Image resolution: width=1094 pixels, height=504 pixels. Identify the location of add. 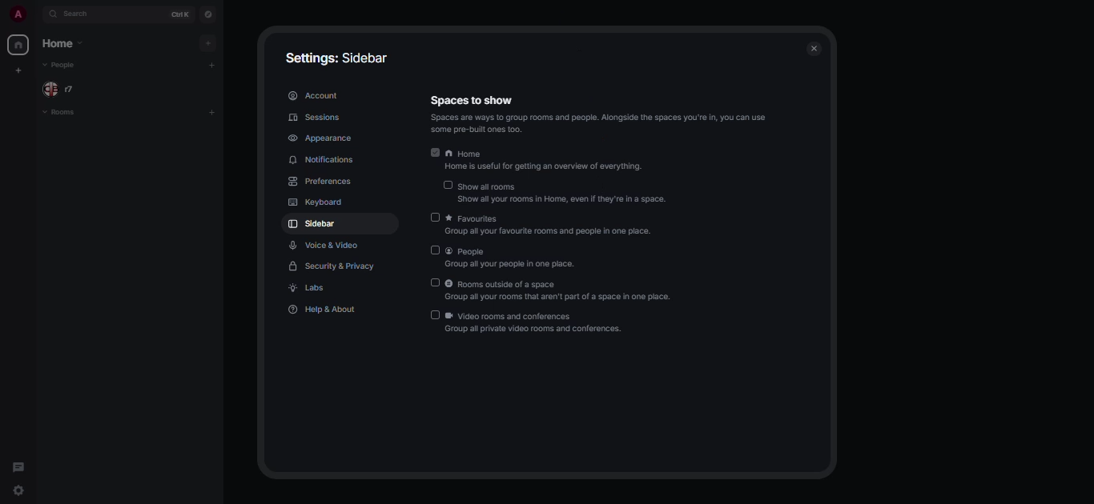
(211, 113).